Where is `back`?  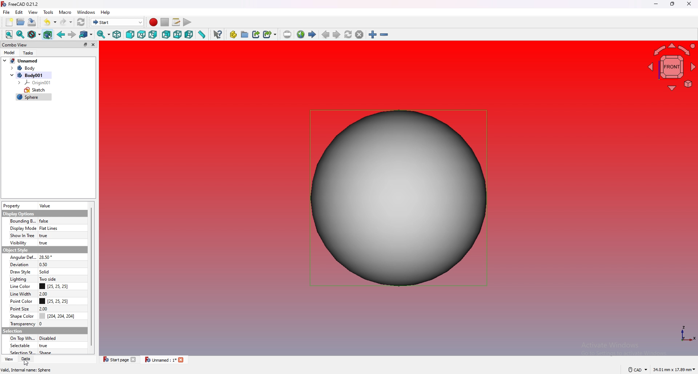
back is located at coordinates (61, 34).